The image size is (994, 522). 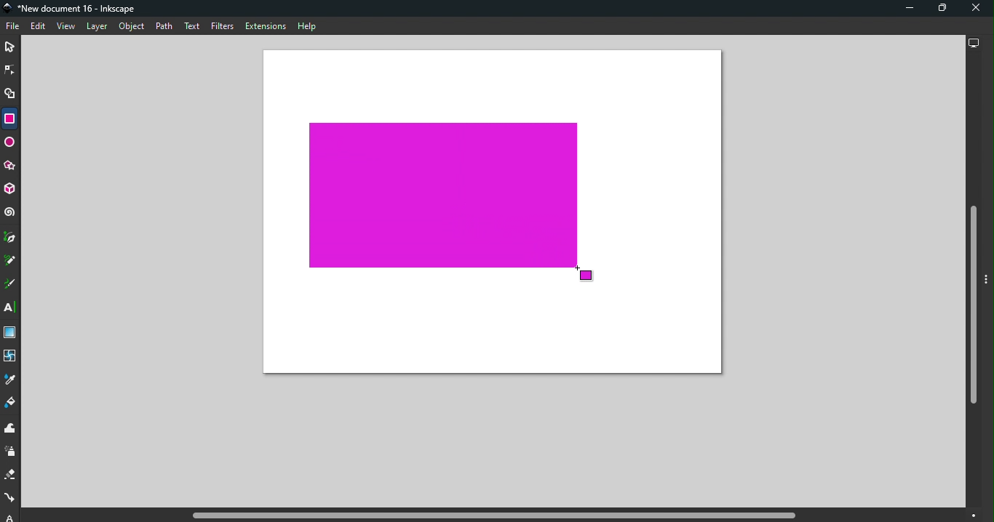 What do you see at coordinates (13, 429) in the screenshot?
I see `Tweak tool` at bounding box center [13, 429].